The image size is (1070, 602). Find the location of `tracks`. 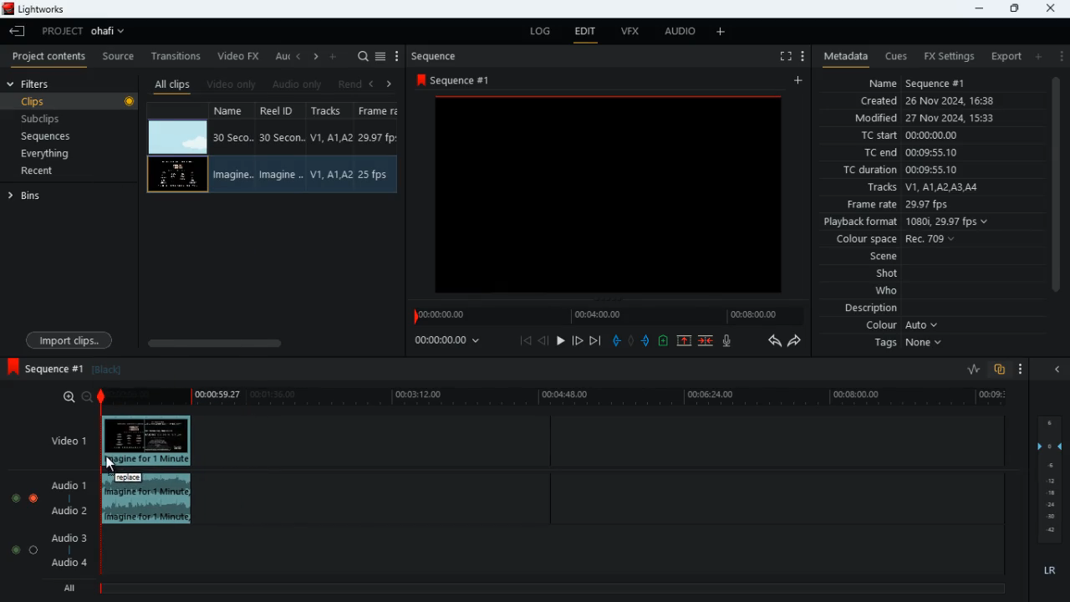

tracks is located at coordinates (925, 187).